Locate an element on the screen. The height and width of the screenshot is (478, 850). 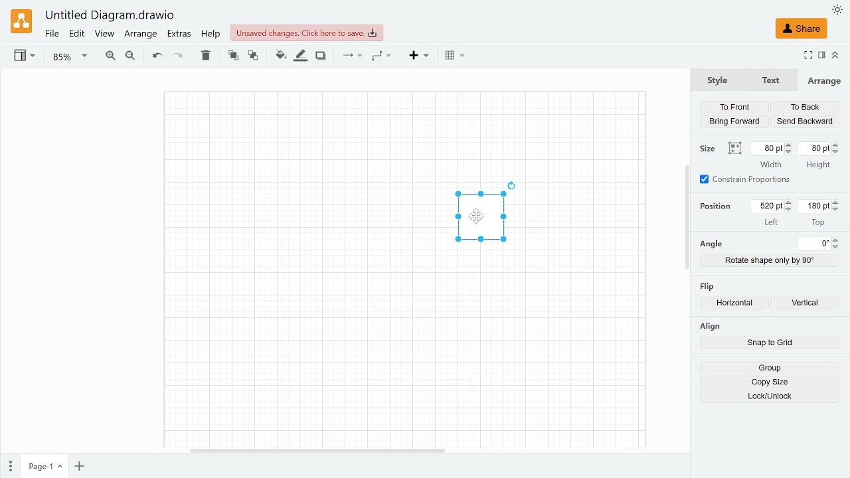
Decrease top is located at coordinates (837, 210).